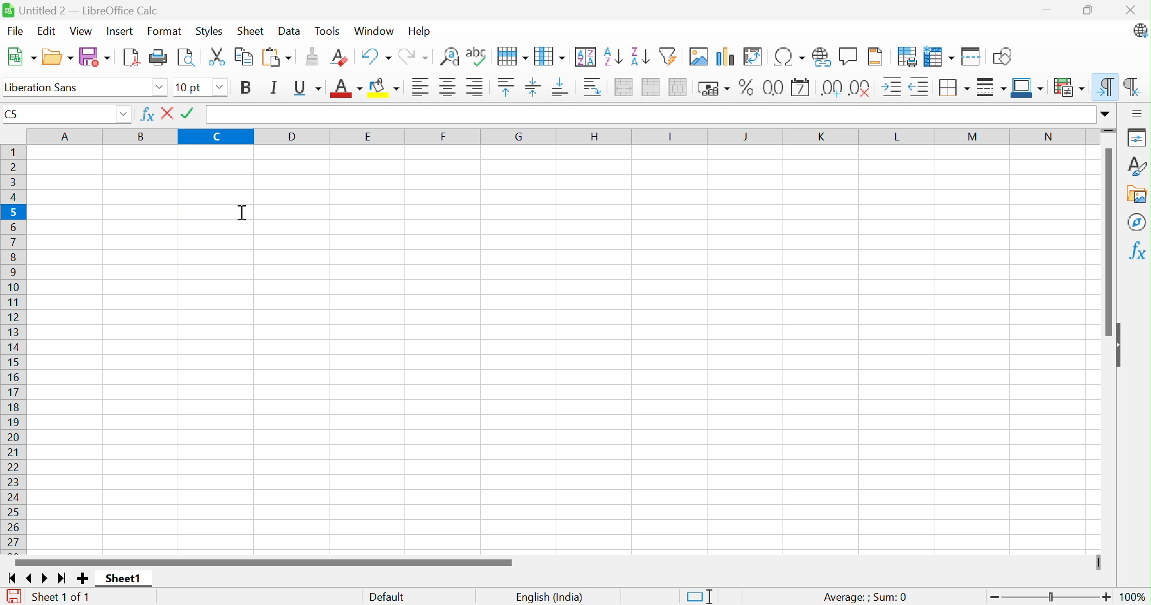 The image size is (1151, 605). Describe the element at coordinates (1137, 222) in the screenshot. I see `Navigator` at that location.